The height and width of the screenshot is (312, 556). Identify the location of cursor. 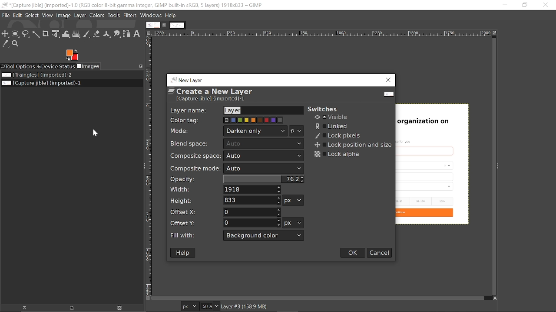
(83, 20).